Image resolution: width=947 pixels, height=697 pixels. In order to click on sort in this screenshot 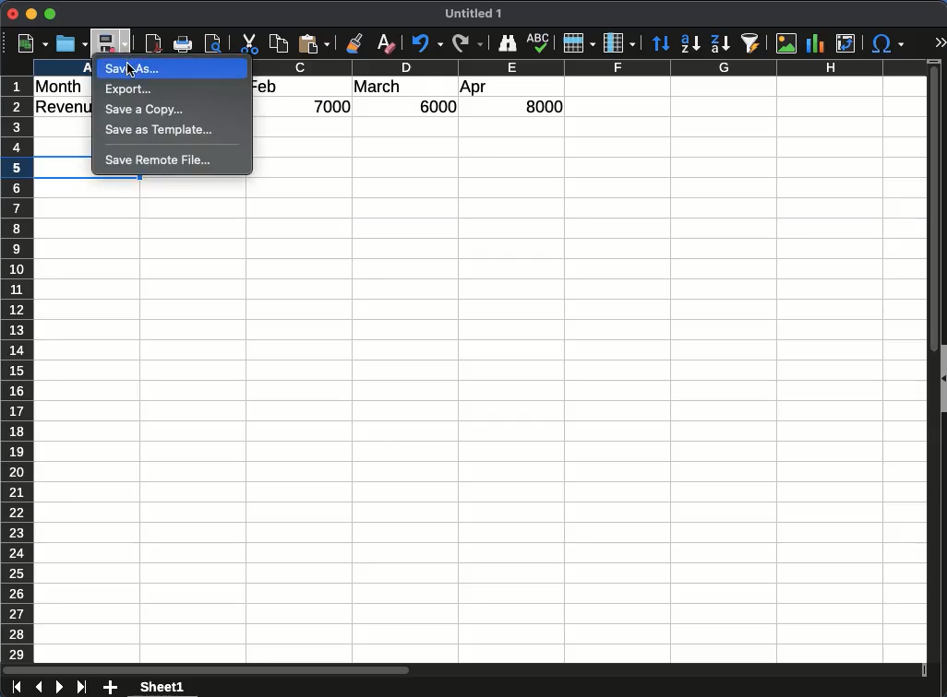, I will do `click(661, 43)`.